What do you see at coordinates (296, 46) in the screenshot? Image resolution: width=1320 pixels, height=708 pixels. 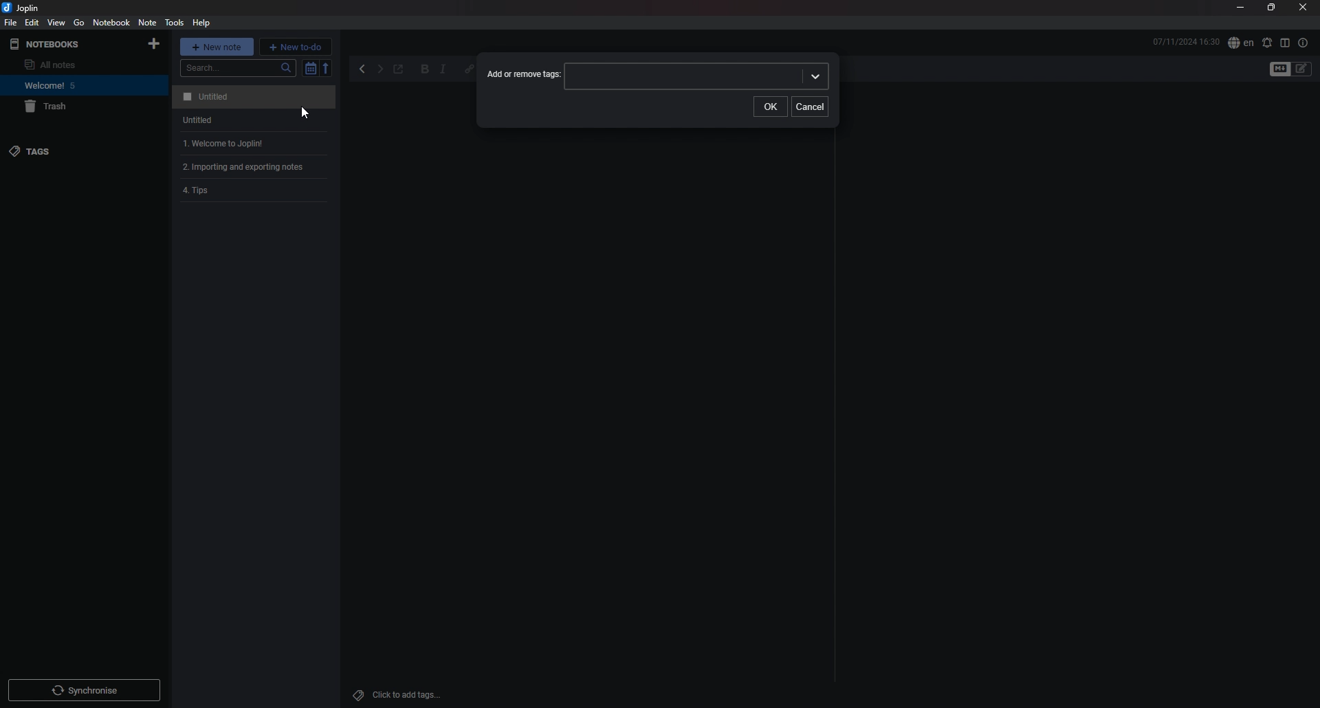 I see `new todo` at bounding box center [296, 46].